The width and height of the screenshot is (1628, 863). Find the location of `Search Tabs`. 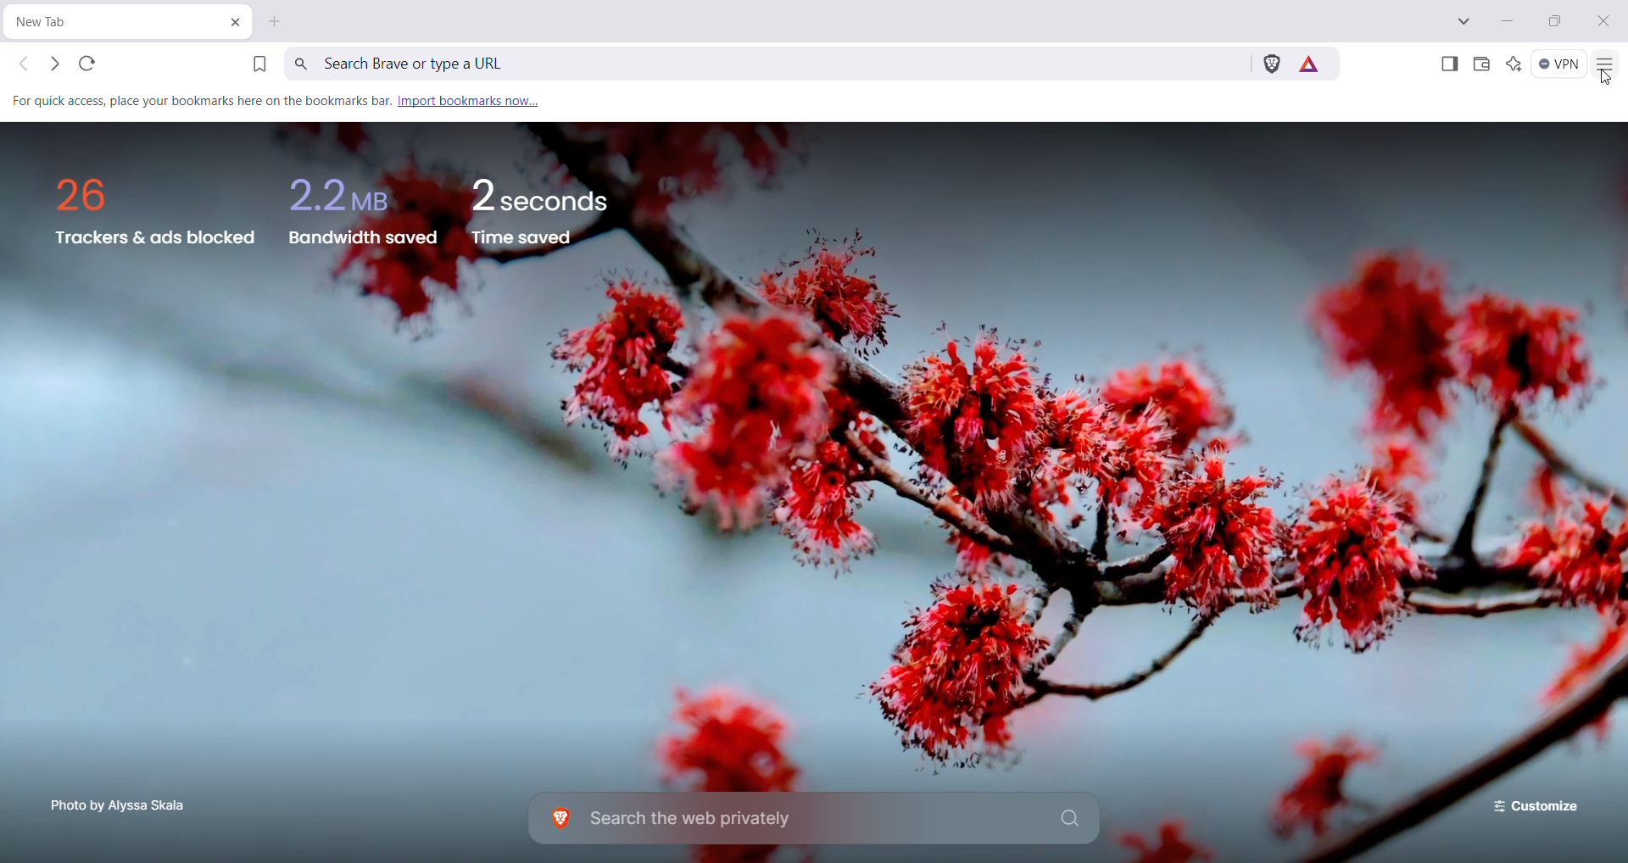

Search Tabs is located at coordinates (1465, 21).